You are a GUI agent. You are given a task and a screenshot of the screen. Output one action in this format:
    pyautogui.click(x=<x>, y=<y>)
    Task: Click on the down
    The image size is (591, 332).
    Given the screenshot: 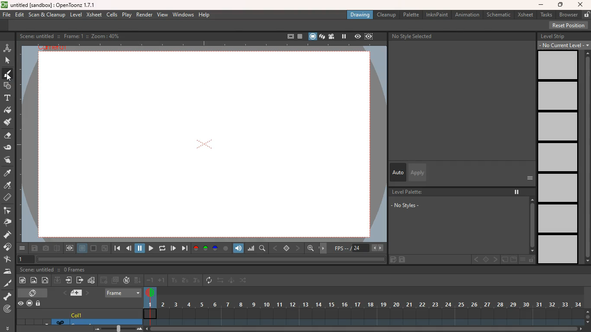 What is the action you would take?
    pyautogui.click(x=138, y=281)
    